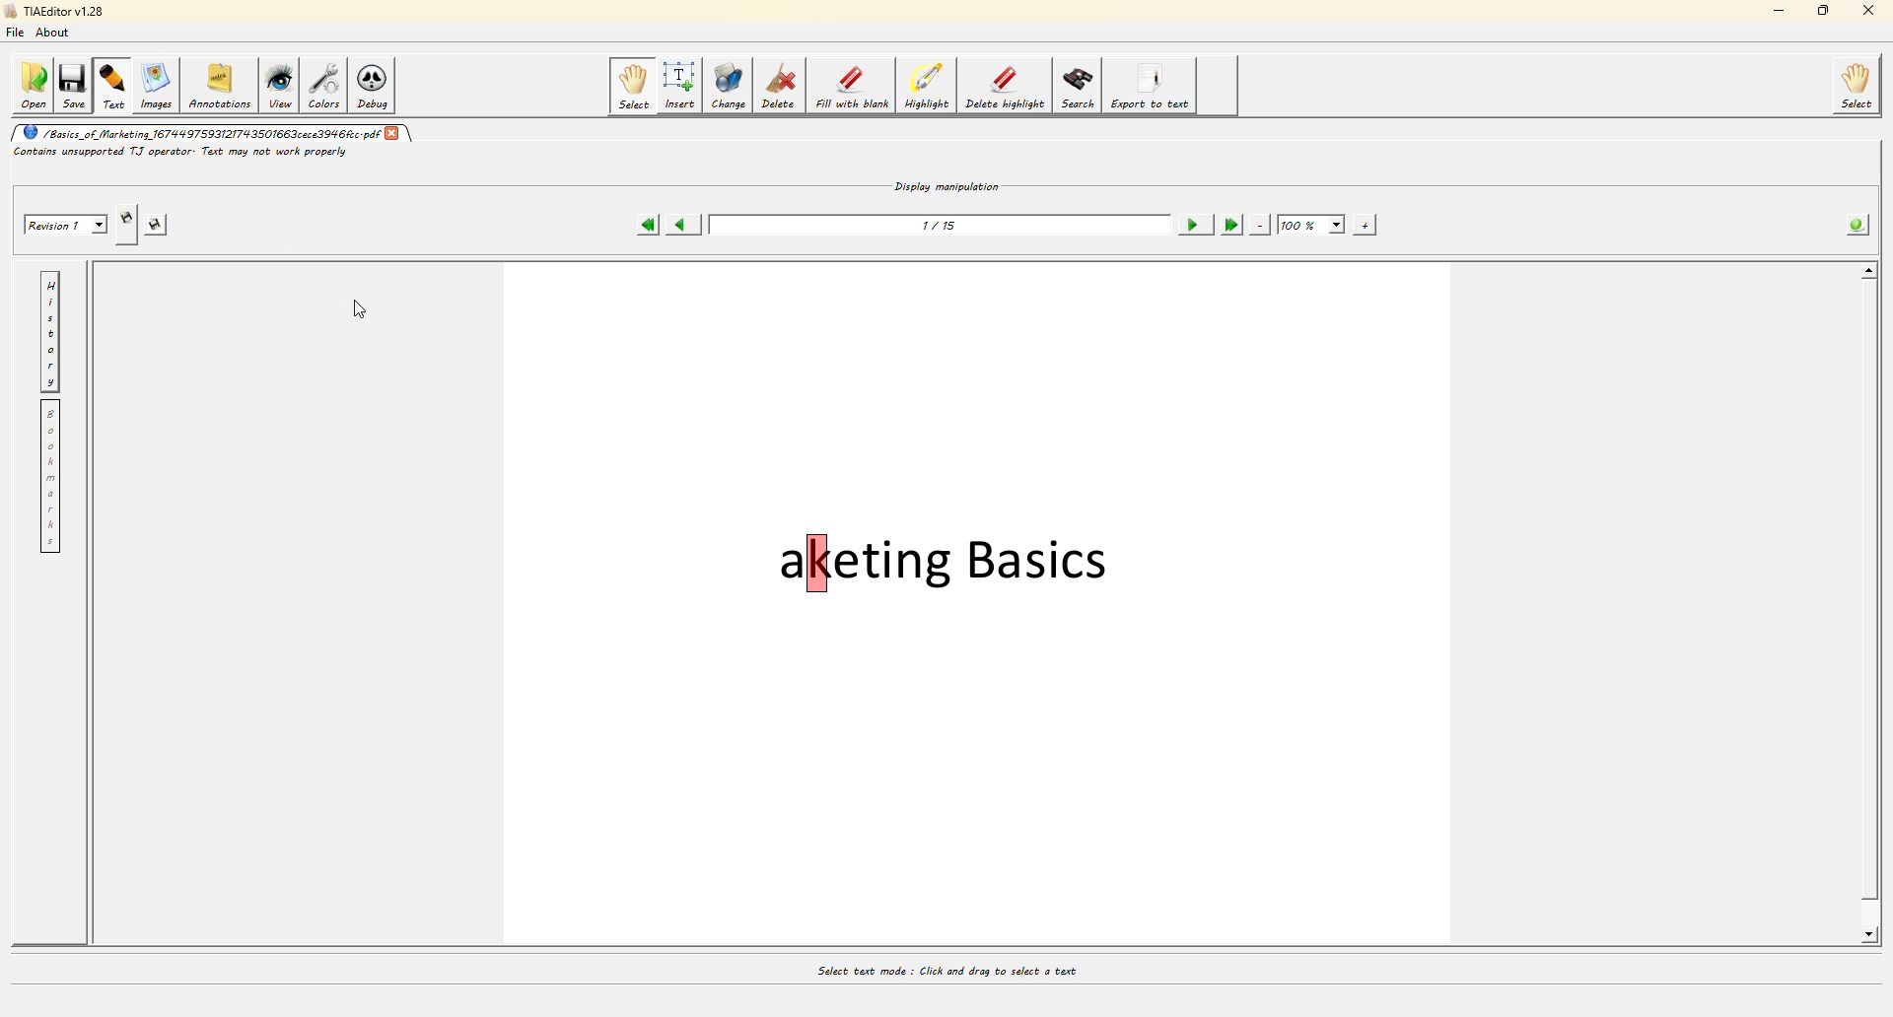  Describe the element at coordinates (180, 152) in the screenshot. I see `Contains unsupported TJ operator Text may not work properly` at that location.